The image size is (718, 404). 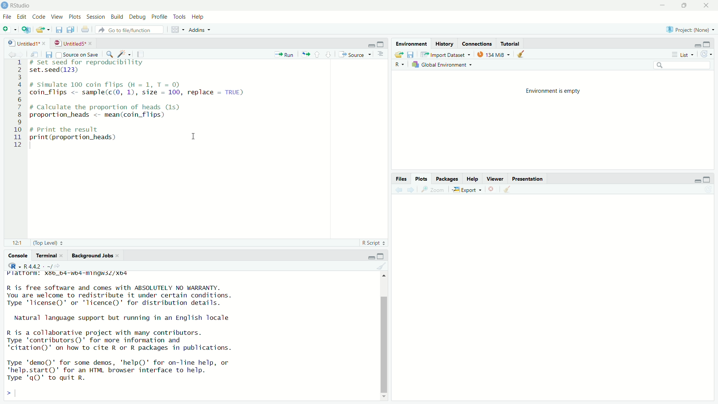 I want to click on file, so click(x=7, y=18).